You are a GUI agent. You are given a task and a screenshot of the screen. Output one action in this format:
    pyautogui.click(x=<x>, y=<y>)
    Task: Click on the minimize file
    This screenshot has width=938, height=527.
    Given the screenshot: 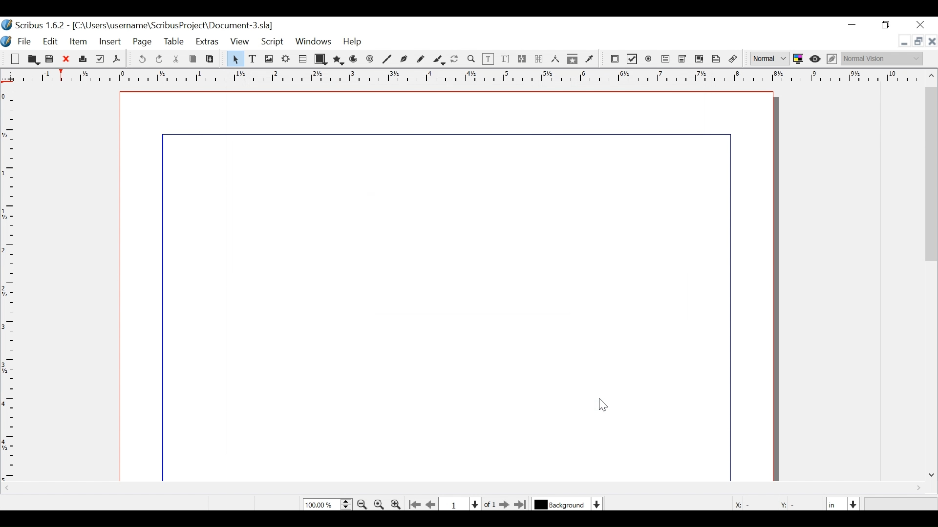 What is the action you would take?
    pyautogui.click(x=902, y=41)
    